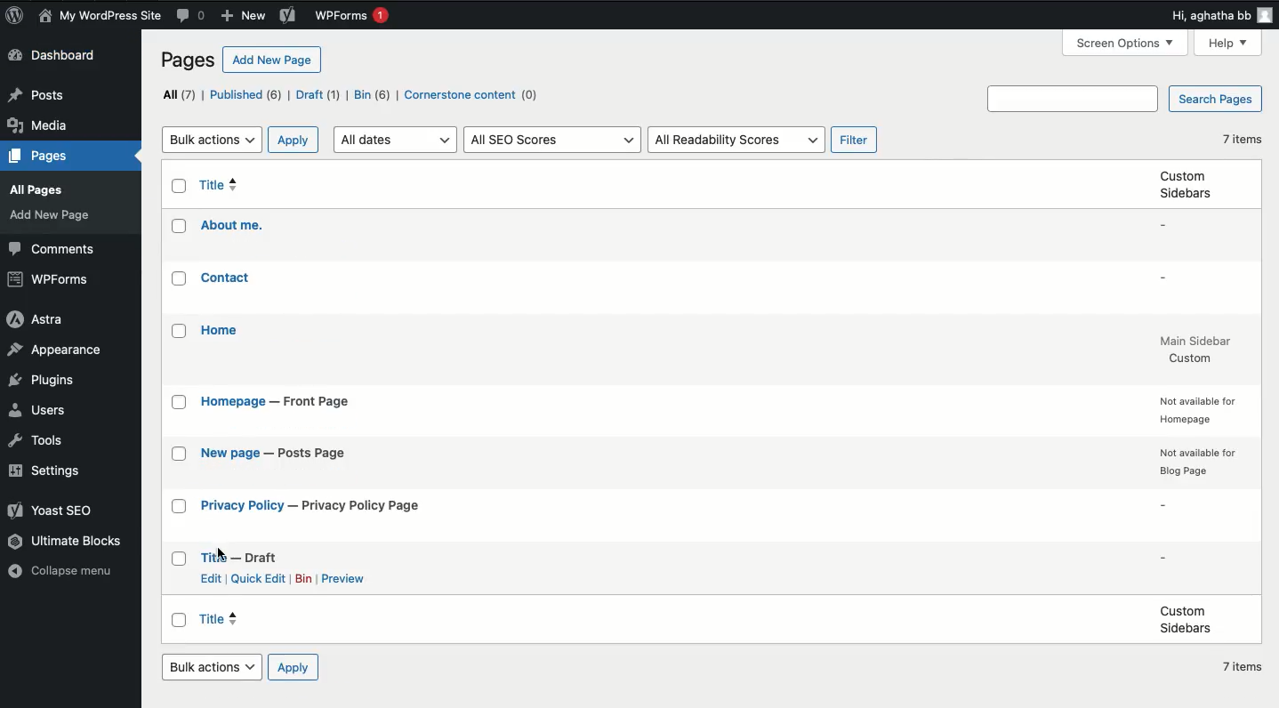 The height and width of the screenshot is (708, 1279). I want to click on Checkbox, so click(180, 559).